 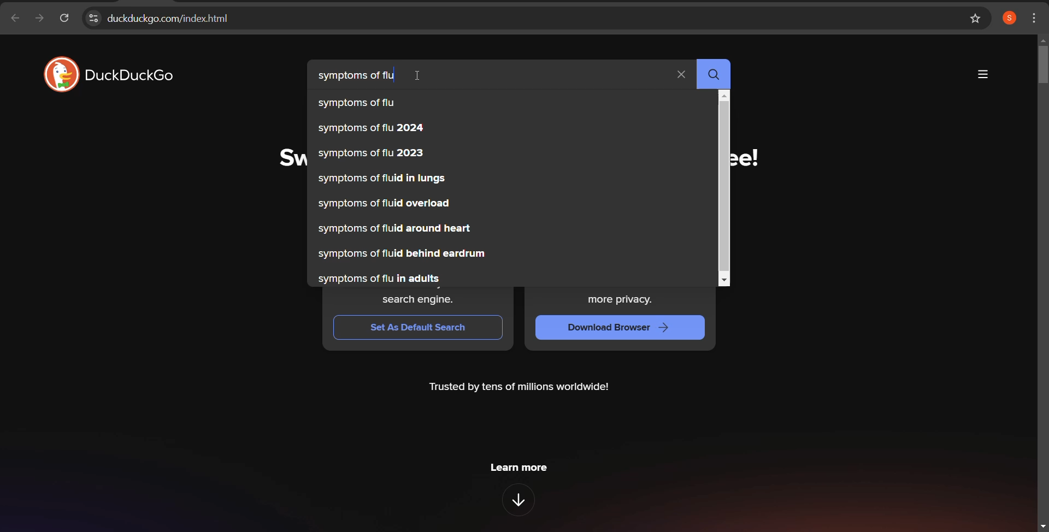 I want to click on click to go forward, so click(x=39, y=20).